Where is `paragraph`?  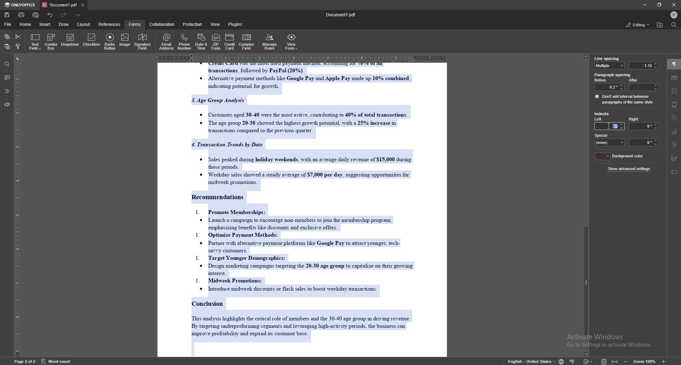 paragraph is located at coordinates (674, 64).